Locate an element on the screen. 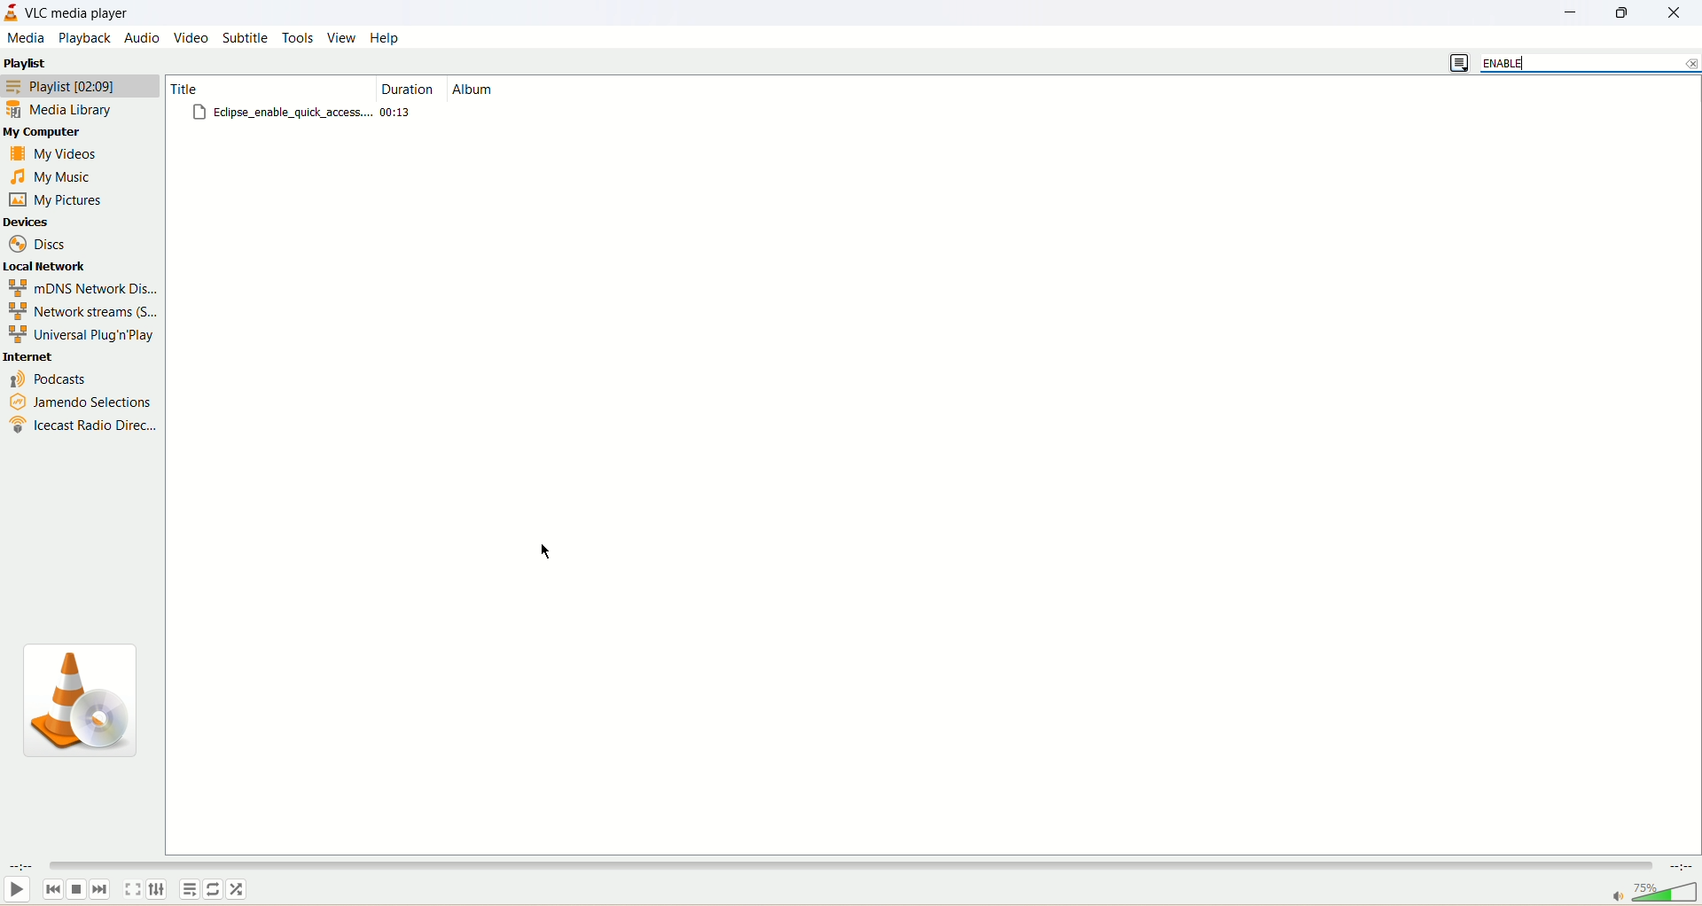  view is located at coordinates (339, 37).